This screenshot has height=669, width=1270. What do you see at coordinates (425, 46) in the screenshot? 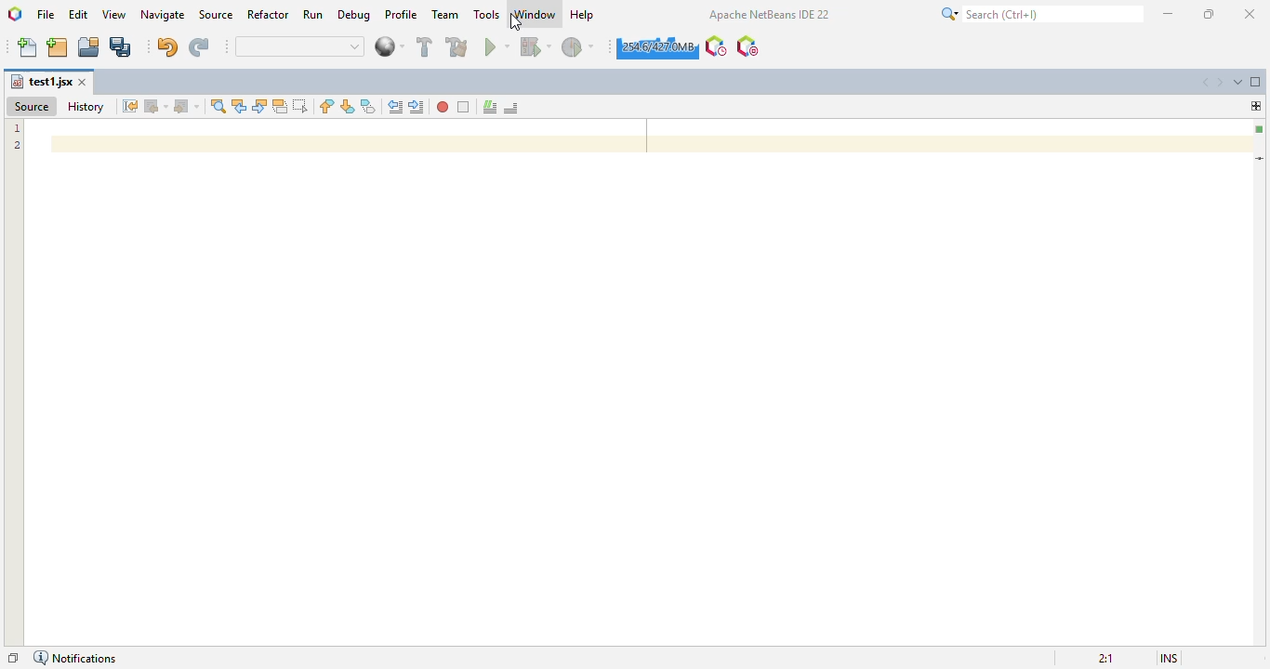
I see `build project` at bounding box center [425, 46].